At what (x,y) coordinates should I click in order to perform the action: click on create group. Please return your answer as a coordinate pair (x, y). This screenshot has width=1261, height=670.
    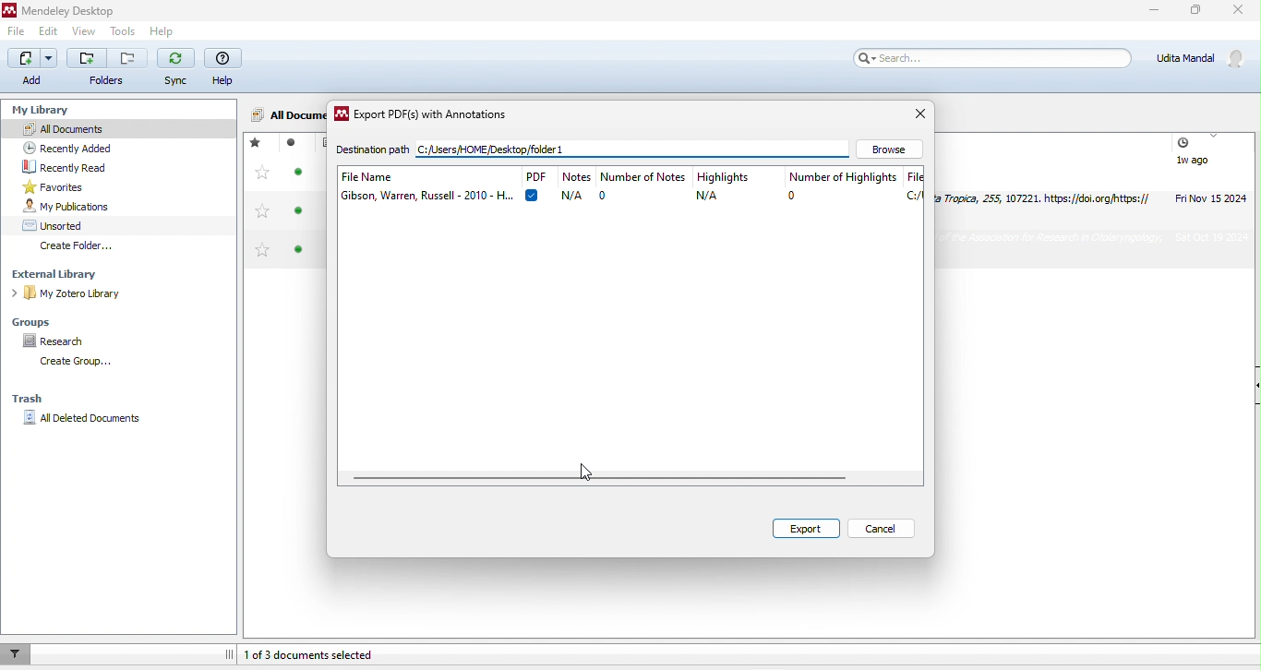
    Looking at the image, I should click on (80, 364).